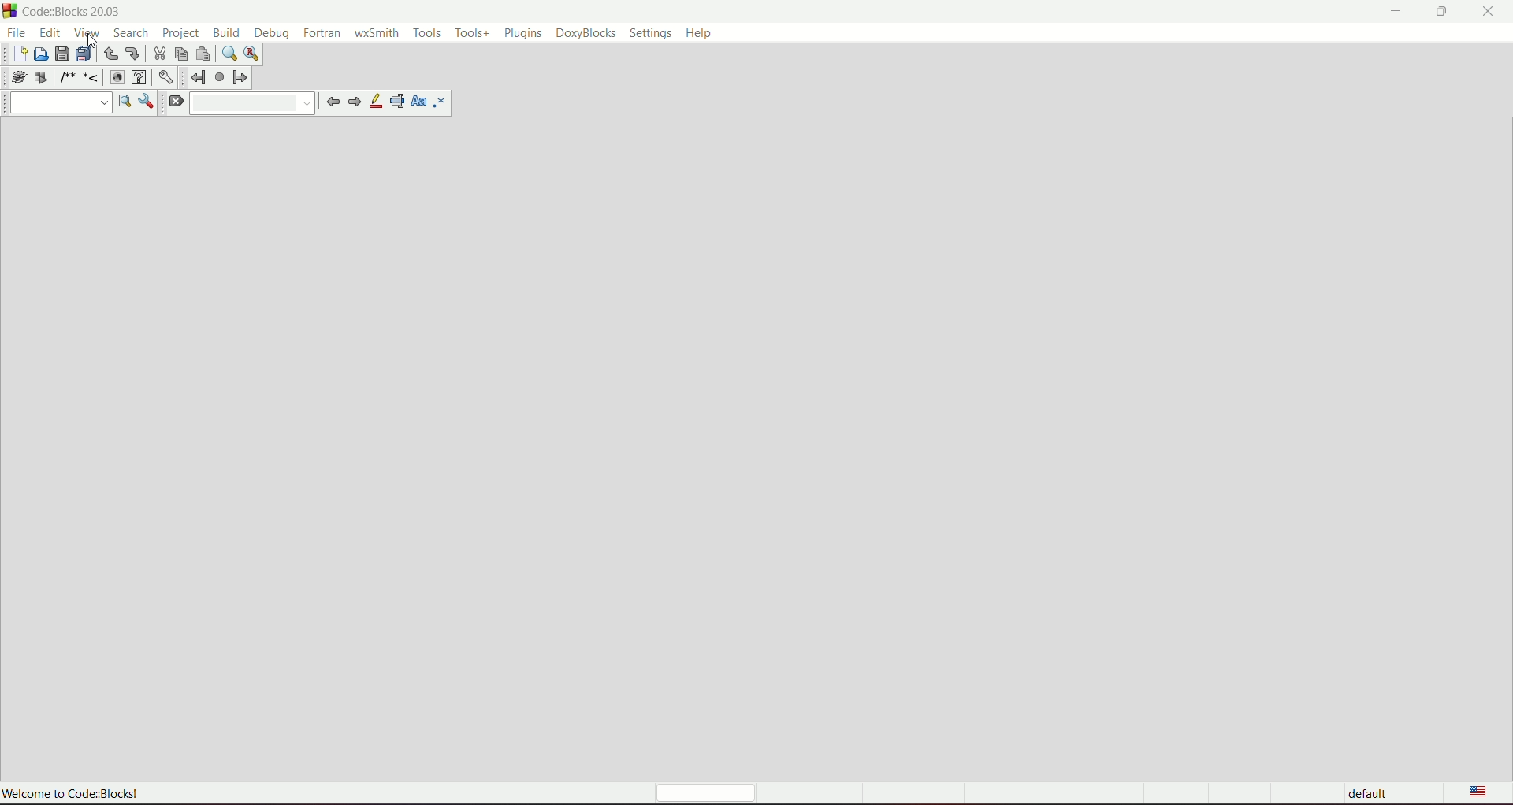 The image size is (1513, 805). I want to click on edit, so click(50, 32).